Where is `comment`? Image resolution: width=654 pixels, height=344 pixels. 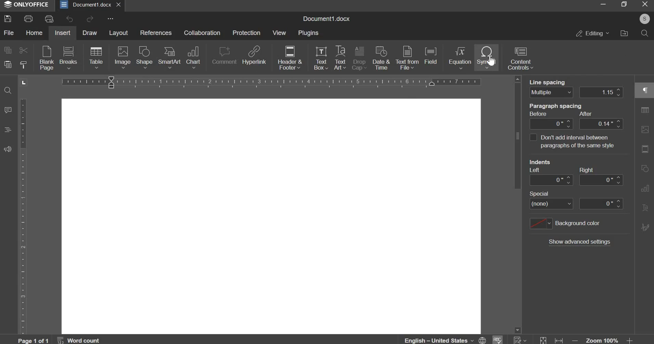
comment is located at coordinates (225, 56).